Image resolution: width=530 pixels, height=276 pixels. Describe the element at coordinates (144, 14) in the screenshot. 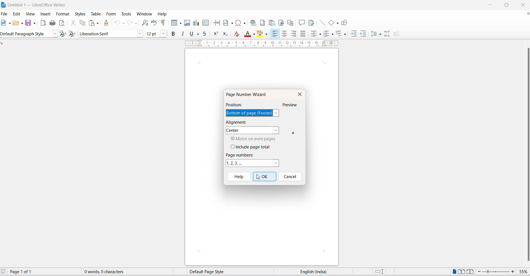

I see `window` at that location.